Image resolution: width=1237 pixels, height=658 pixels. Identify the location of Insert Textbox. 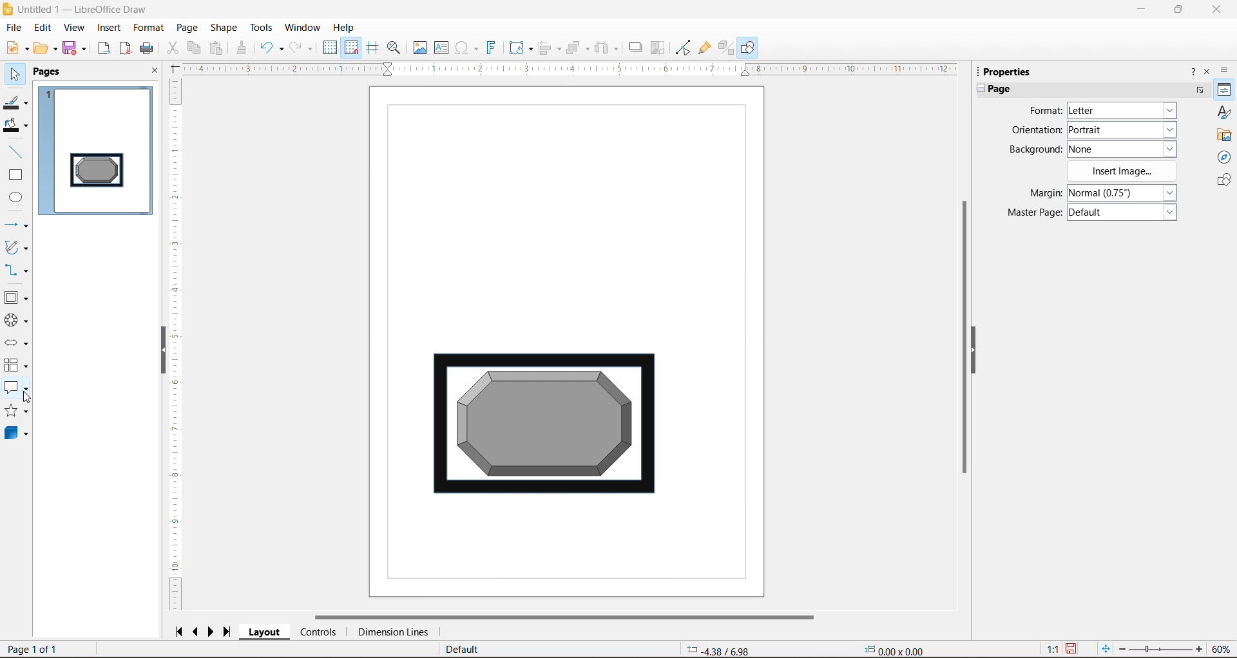
(441, 48).